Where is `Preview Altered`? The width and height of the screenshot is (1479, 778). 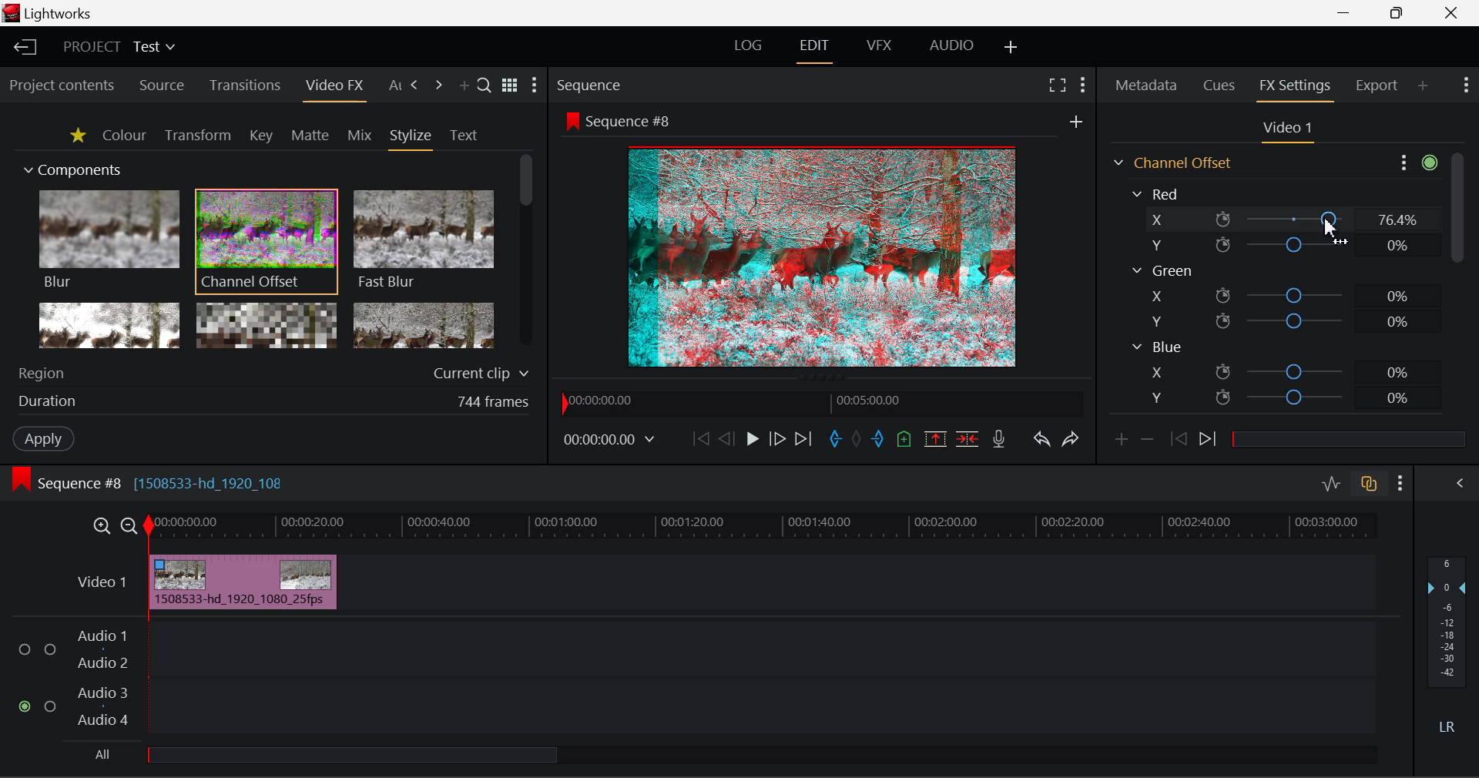 Preview Altered is located at coordinates (824, 254).